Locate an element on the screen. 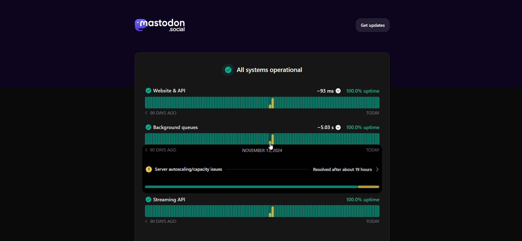 This screenshot has width=522, height=241. Streaming API is located at coordinates (165, 200).